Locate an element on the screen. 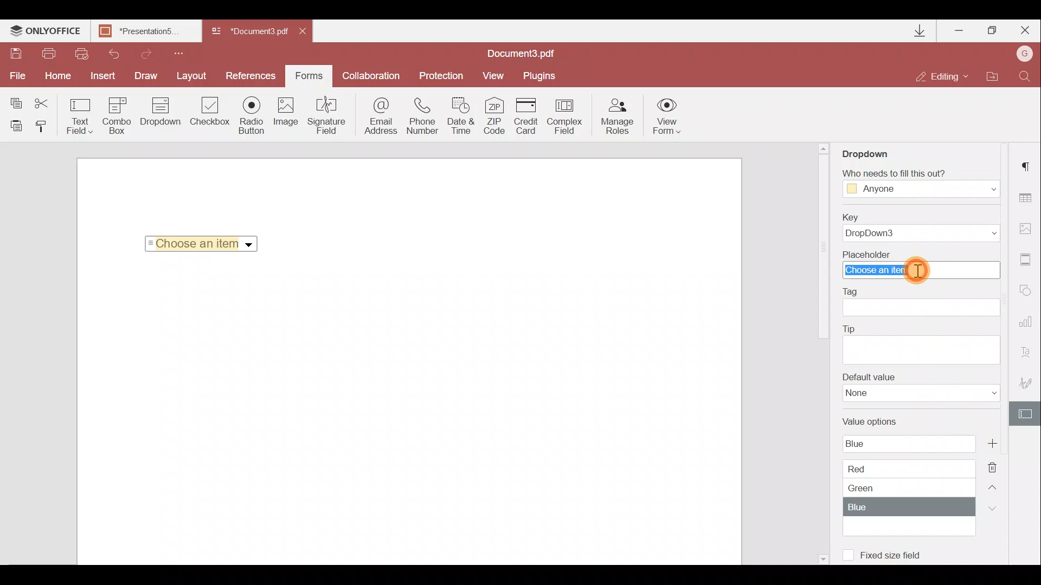 The height and width of the screenshot is (585, 1041). Dropdown is located at coordinates (250, 245).